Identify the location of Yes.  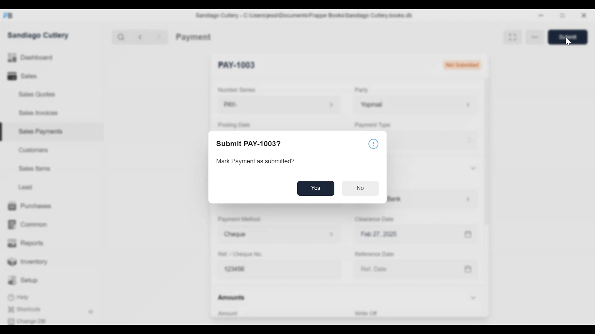
(316, 188).